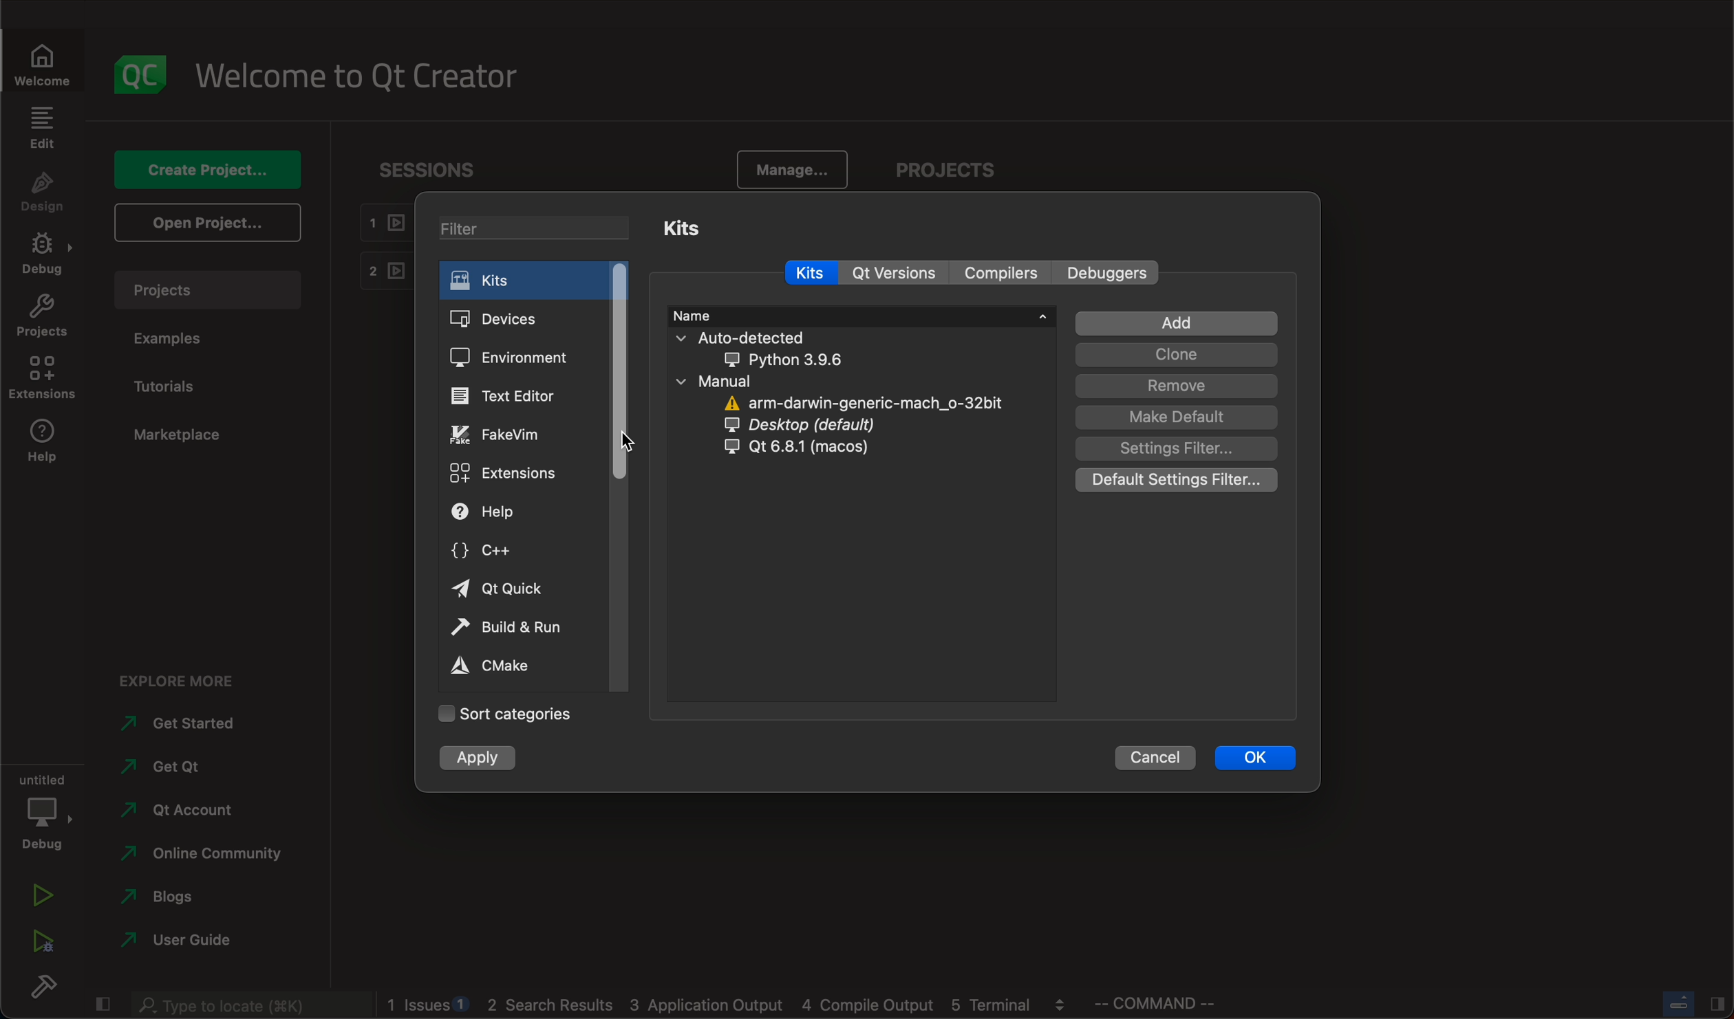  What do you see at coordinates (207, 289) in the screenshot?
I see `projects` at bounding box center [207, 289].